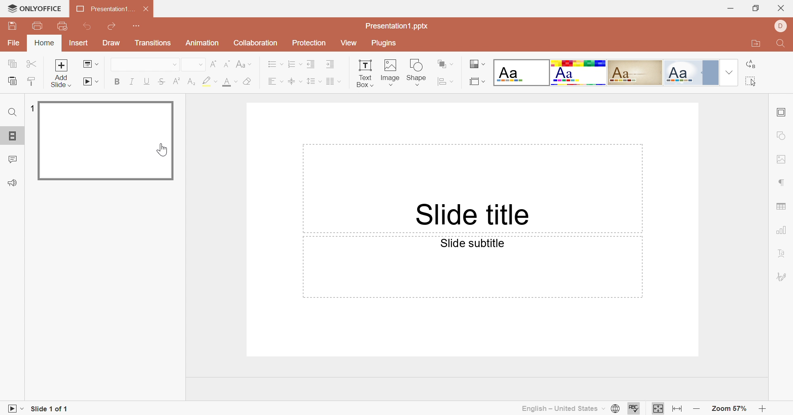  What do you see at coordinates (97, 64) in the screenshot?
I see `Drop Down` at bounding box center [97, 64].